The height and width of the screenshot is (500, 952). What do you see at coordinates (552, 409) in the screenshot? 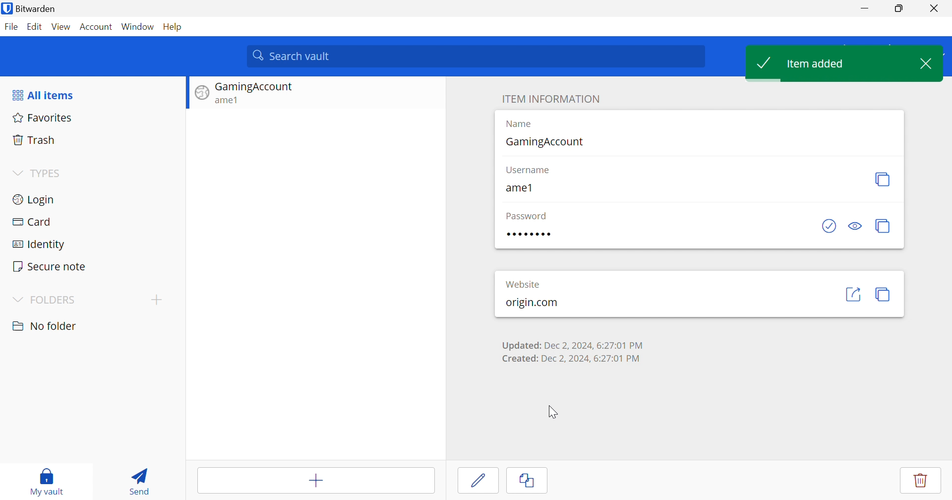
I see `Cursor` at bounding box center [552, 409].